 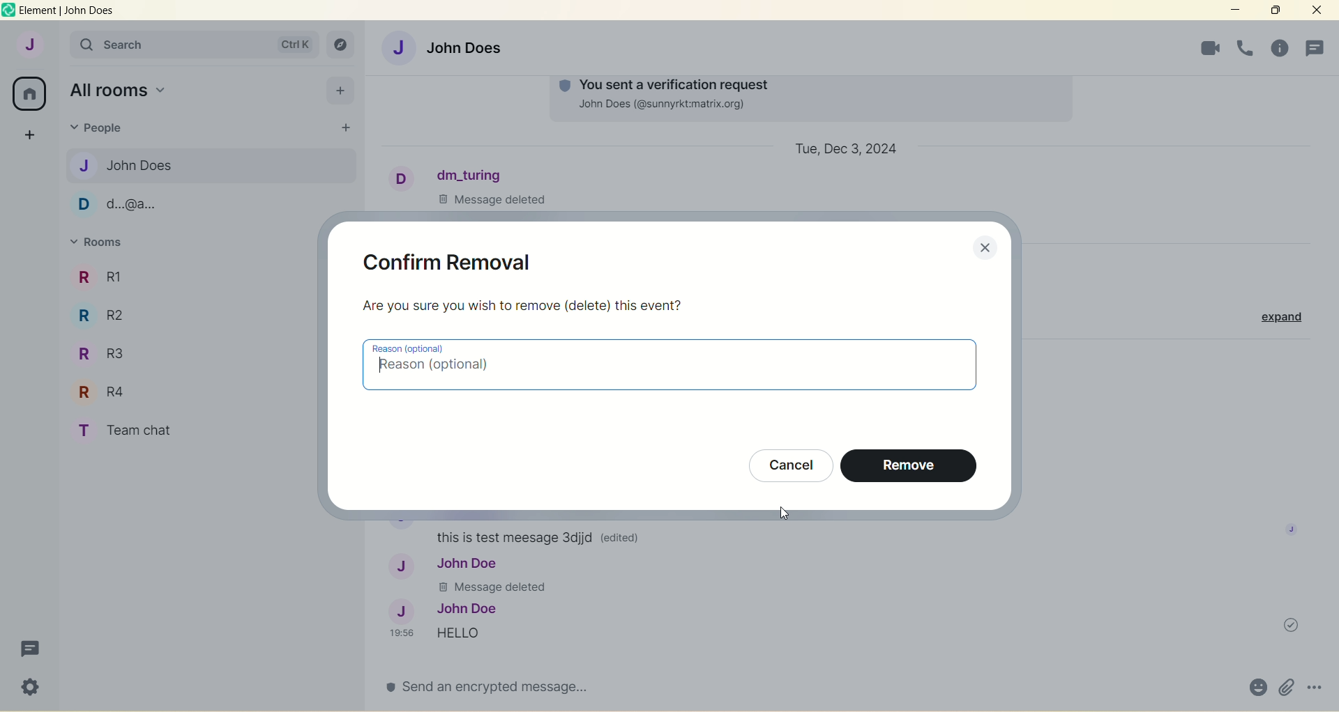 I want to click on Tue, Dec 3, 2024, so click(x=847, y=150).